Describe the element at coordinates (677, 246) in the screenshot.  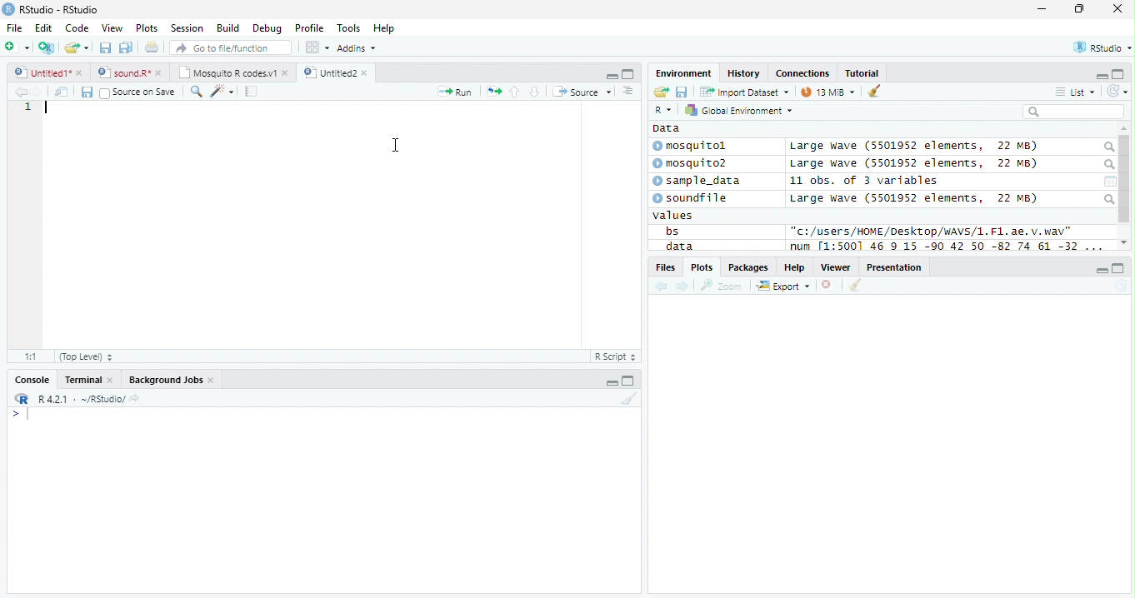
I see `data` at that location.